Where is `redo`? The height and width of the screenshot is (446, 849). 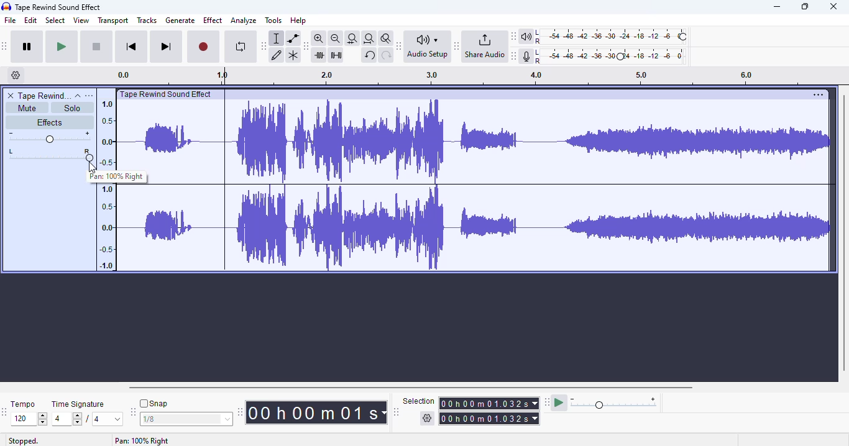 redo is located at coordinates (387, 56).